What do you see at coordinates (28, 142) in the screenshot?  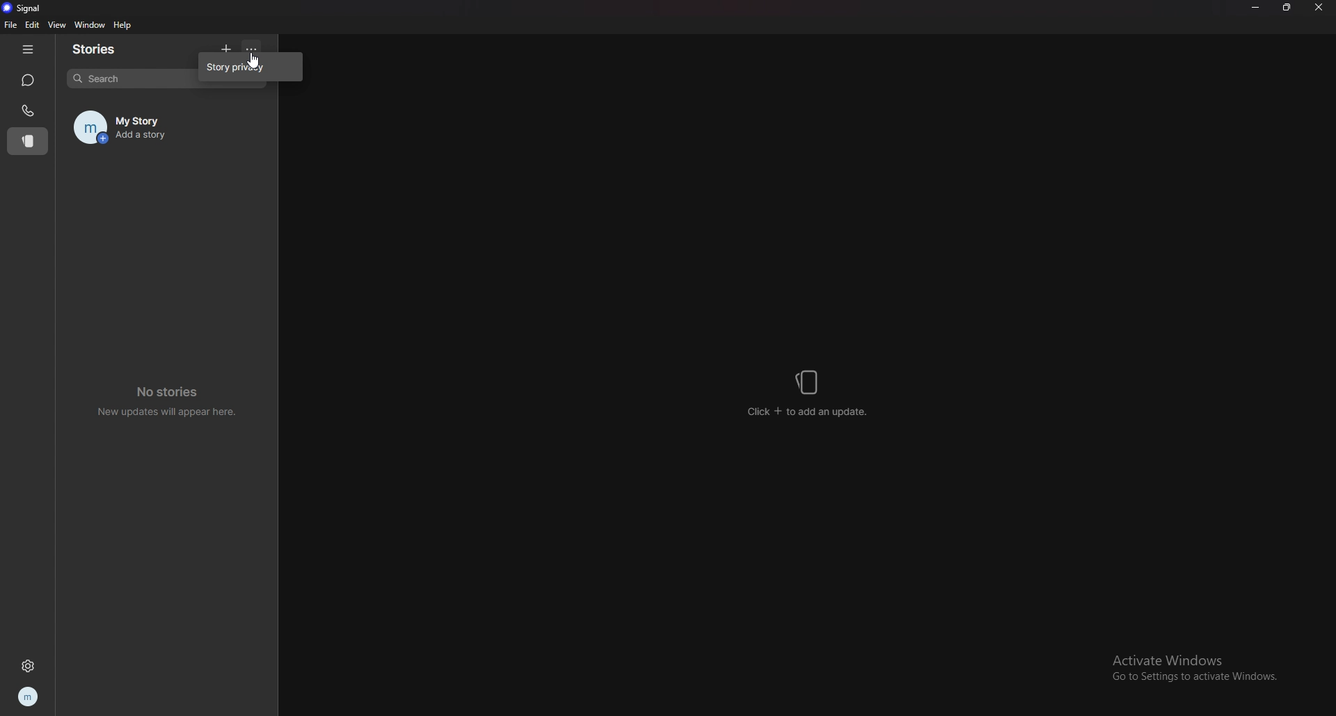 I see `stories` at bounding box center [28, 142].